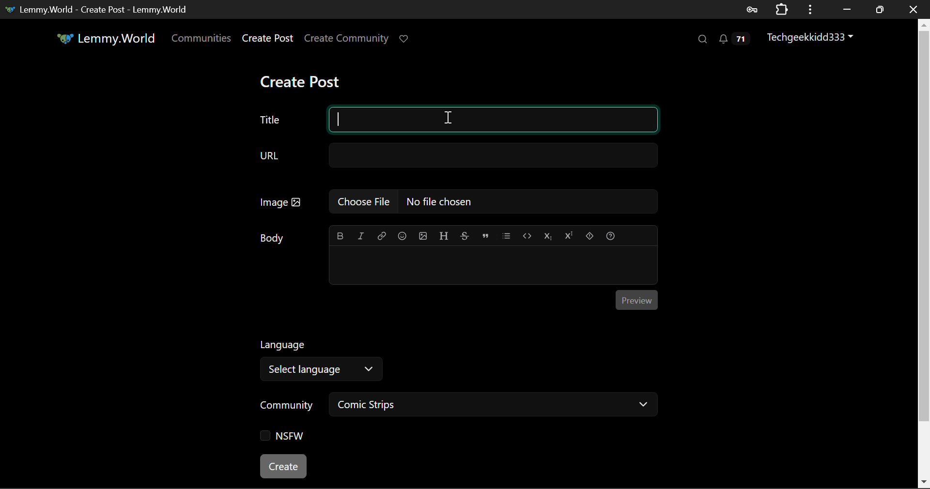 The image size is (930, 489). Describe the element at coordinates (284, 343) in the screenshot. I see `Language` at that location.